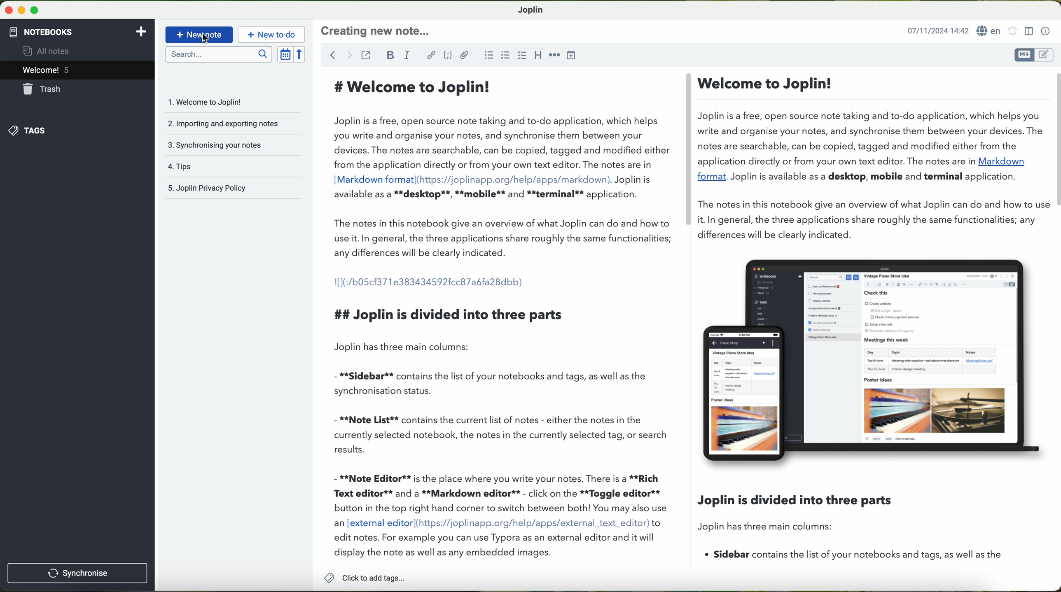  Describe the element at coordinates (431, 56) in the screenshot. I see `hyperlink` at that location.